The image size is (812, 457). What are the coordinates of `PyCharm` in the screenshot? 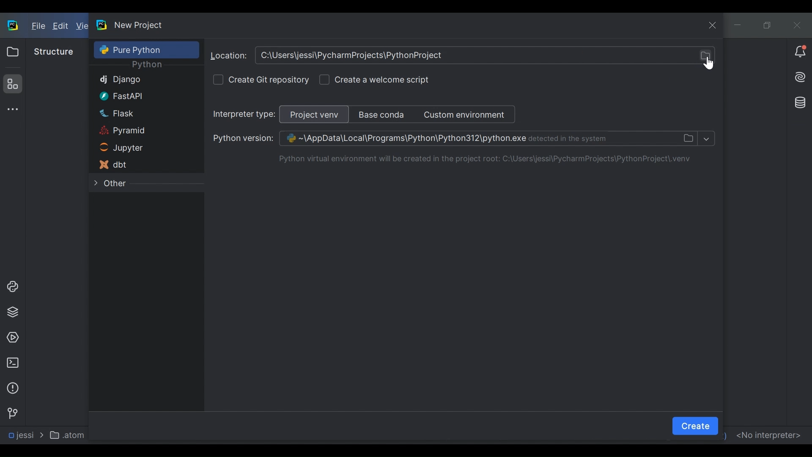 It's located at (102, 25).